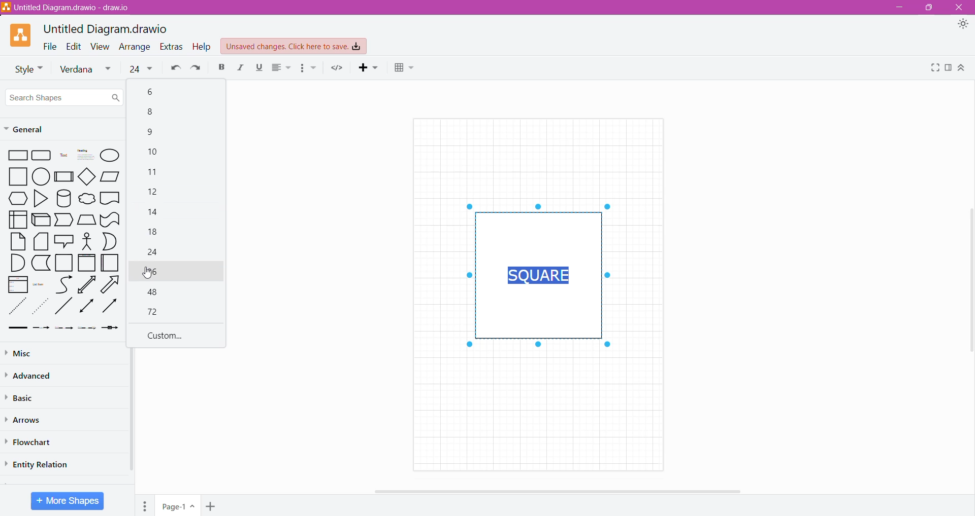  What do you see at coordinates (21, 35) in the screenshot?
I see `Application Logo` at bounding box center [21, 35].